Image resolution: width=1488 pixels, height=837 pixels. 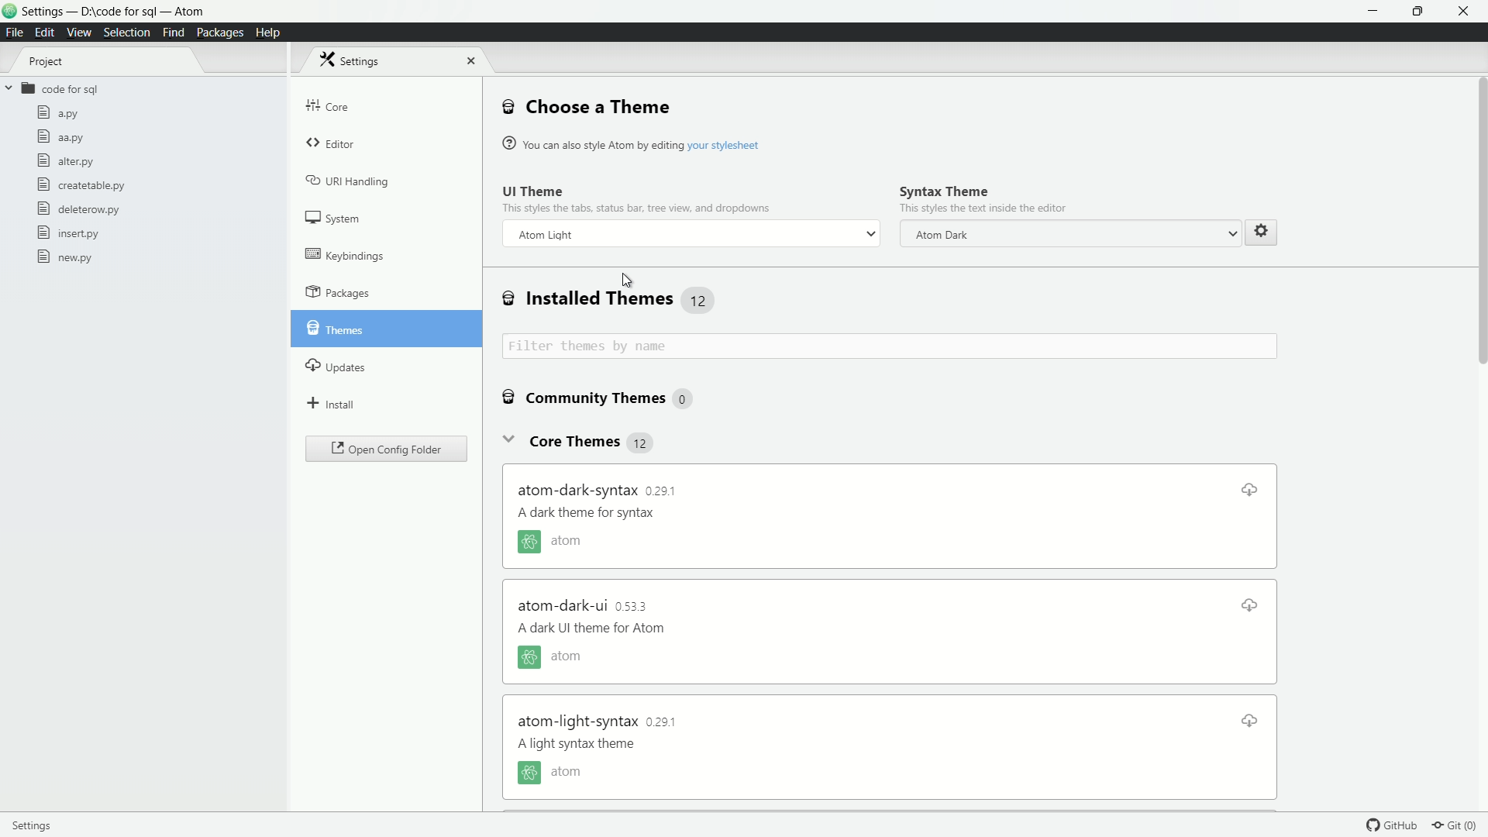 I want to click on syntax theme, so click(x=945, y=191).